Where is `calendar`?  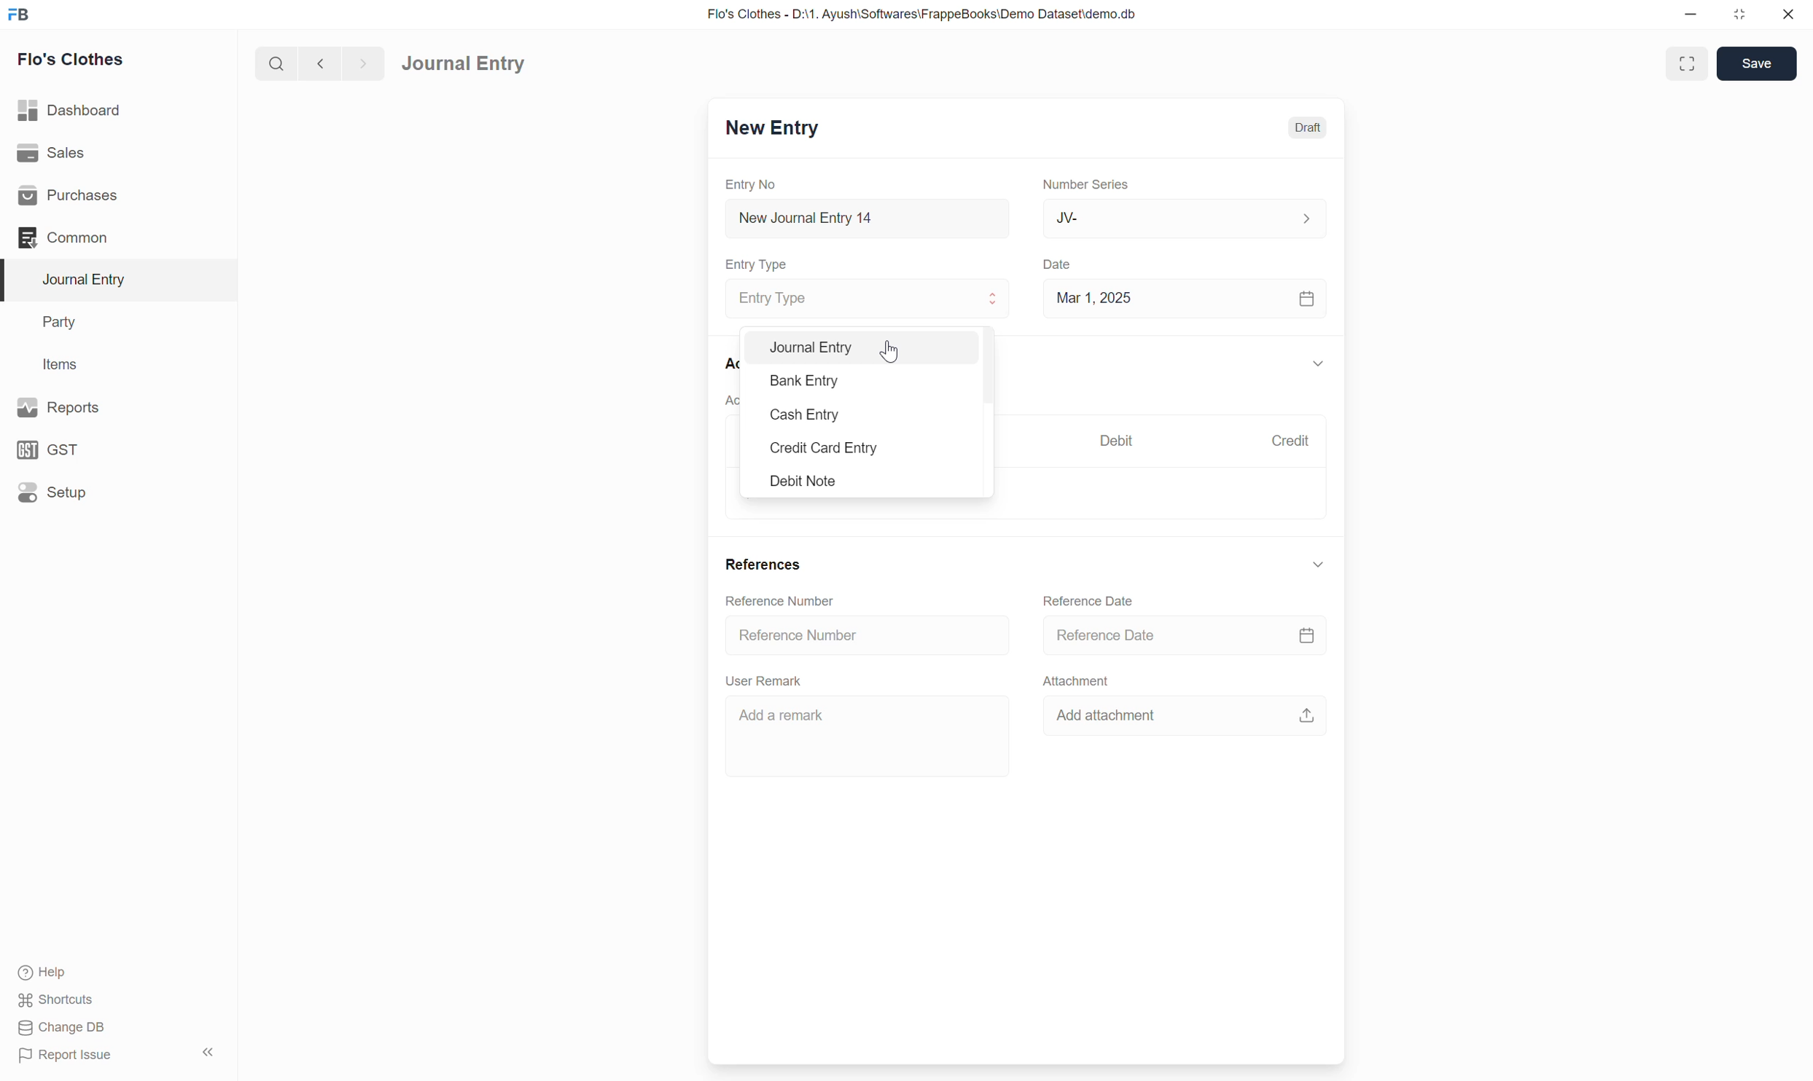
calendar is located at coordinates (1308, 300).